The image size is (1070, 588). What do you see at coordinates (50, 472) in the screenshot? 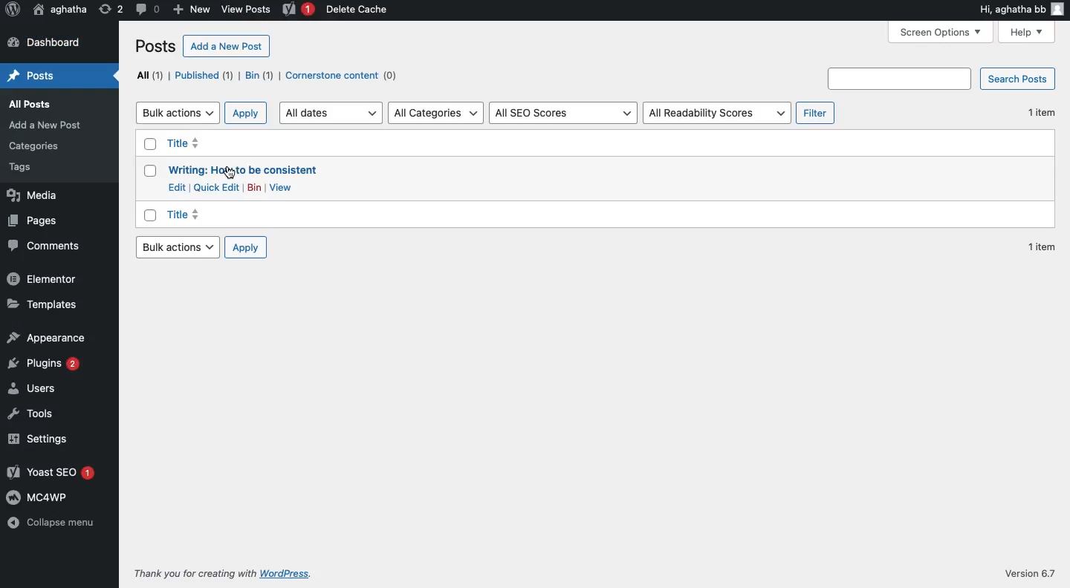
I see `Yoast SEO` at bounding box center [50, 472].